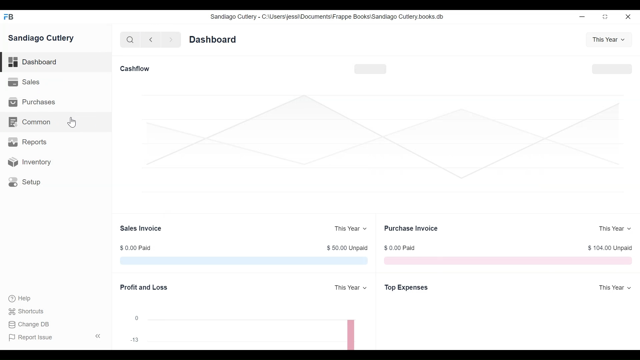 The height and width of the screenshot is (360, 640). What do you see at coordinates (607, 40) in the screenshot?
I see `This Year ` at bounding box center [607, 40].